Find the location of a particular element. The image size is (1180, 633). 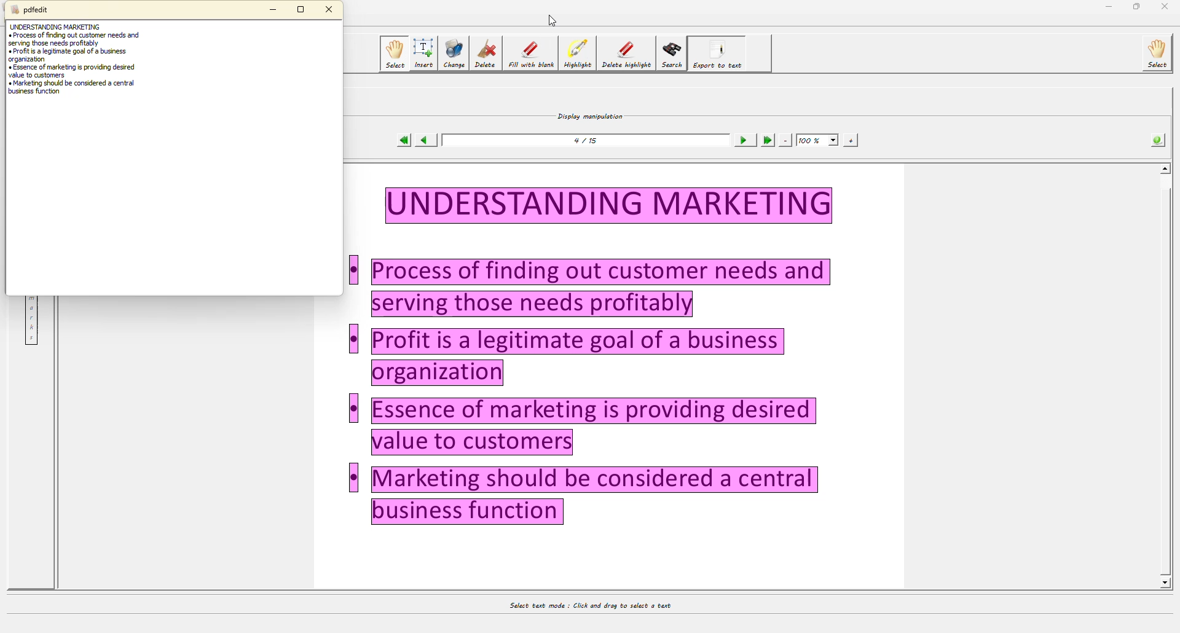

4 Process of finding out customer needs and4 Profit i a legitimate goal of a business.4 [Essence of marketing 1s providing desired4 Marketing should be considered a central business function. is located at coordinates (637, 355).